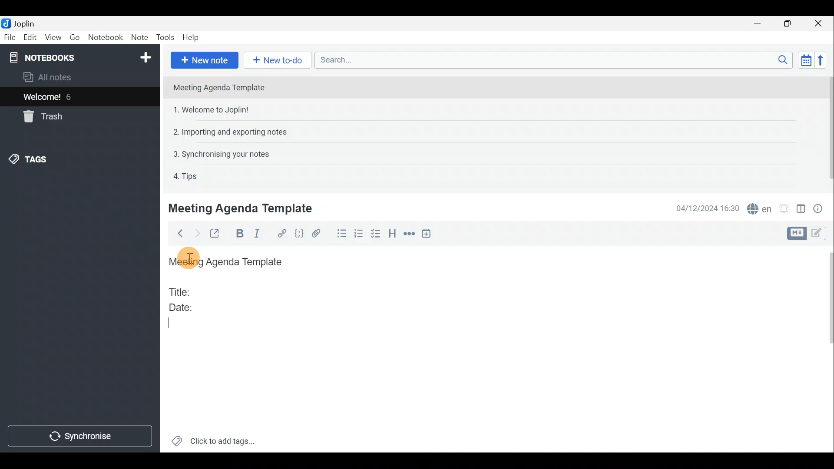 This screenshot has height=469, width=834. Describe the element at coordinates (804, 59) in the screenshot. I see `Toggle sort order` at that location.